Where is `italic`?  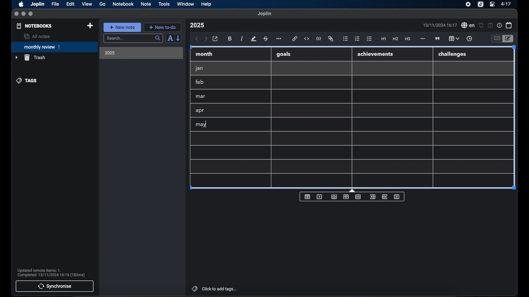 italic is located at coordinates (242, 38).